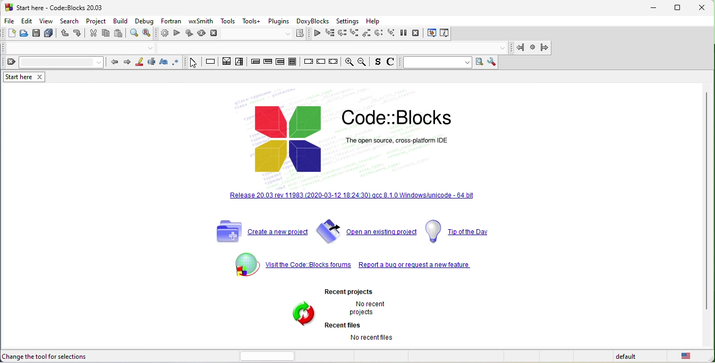 The height and width of the screenshot is (363, 715). What do you see at coordinates (349, 196) in the screenshot?
I see `release 20.03 rev 11983 [2020-03-12 18.24.30] qcc 8.10 windows /unicode 64 bit` at bounding box center [349, 196].